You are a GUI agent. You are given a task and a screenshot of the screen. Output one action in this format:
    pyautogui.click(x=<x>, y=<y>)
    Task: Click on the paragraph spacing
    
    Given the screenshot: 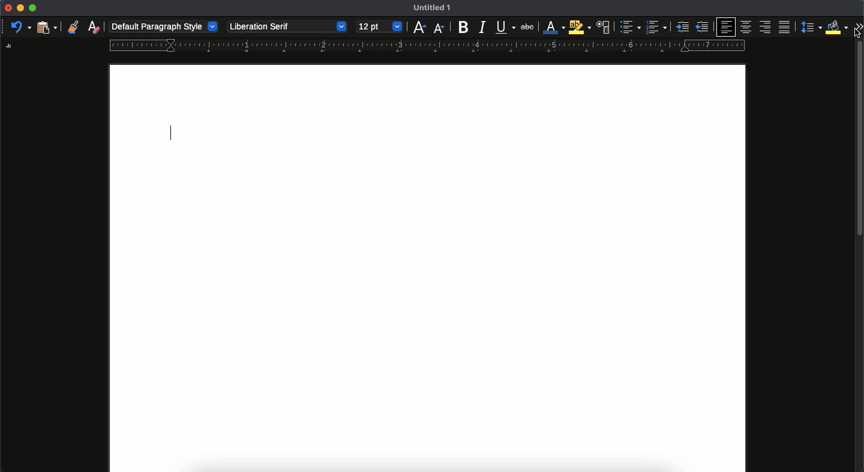 What is the action you would take?
    pyautogui.click(x=809, y=27)
    